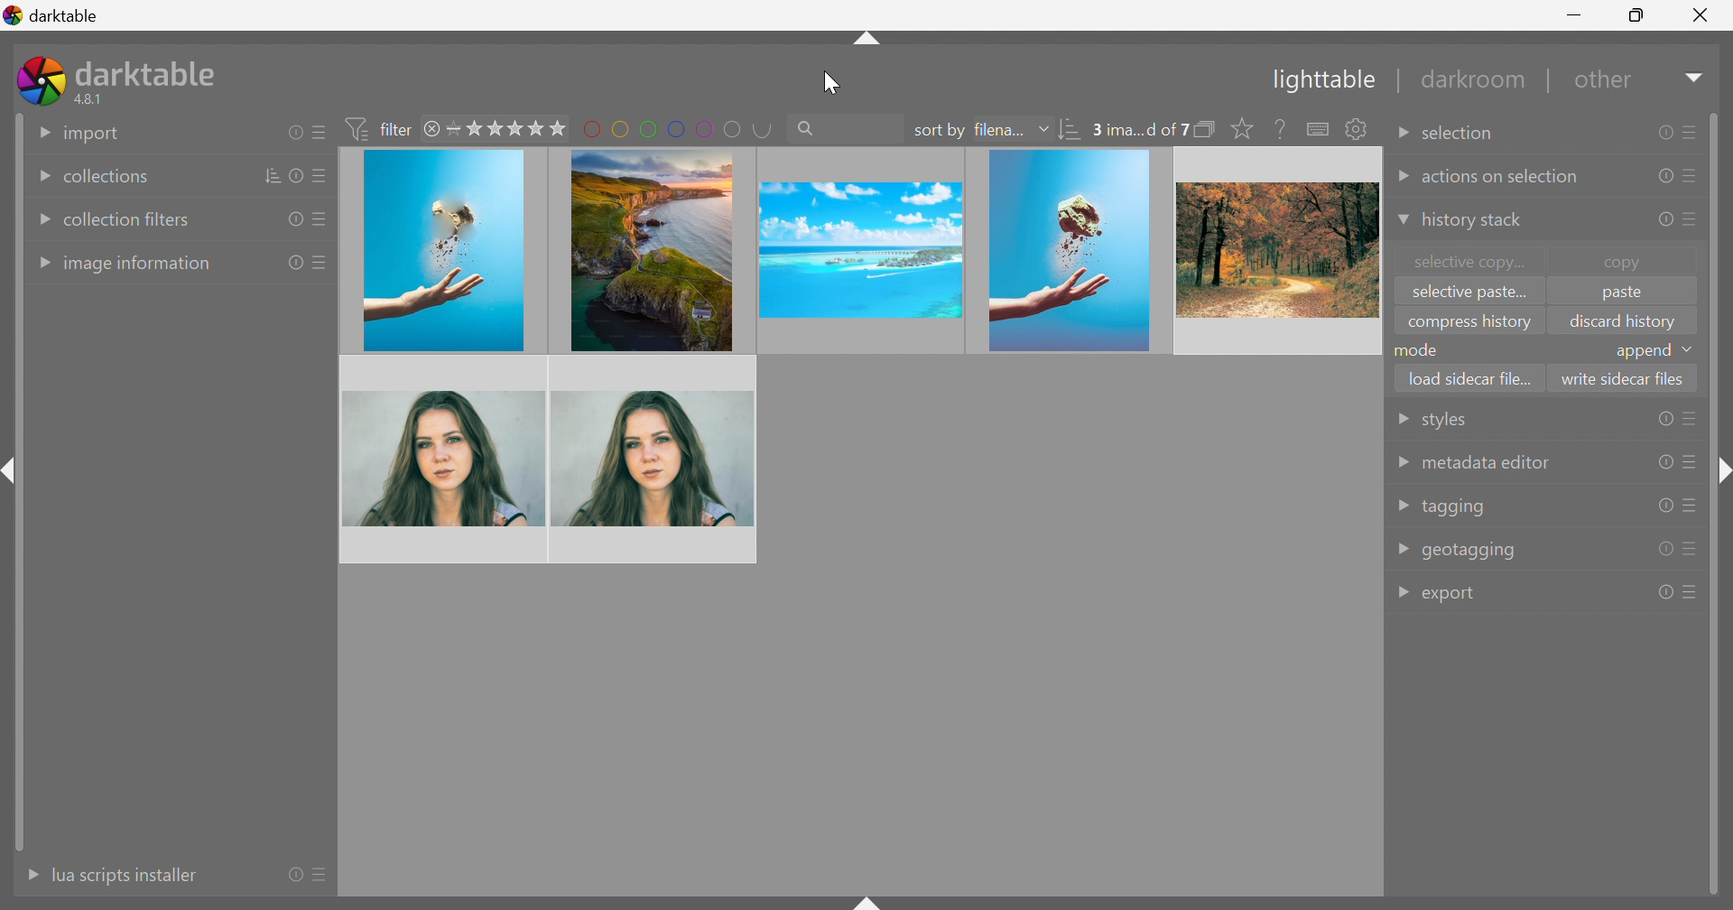 The height and width of the screenshot is (910, 1733). Describe the element at coordinates (1663, 419) in the screenshot. I see `reset` at that location.